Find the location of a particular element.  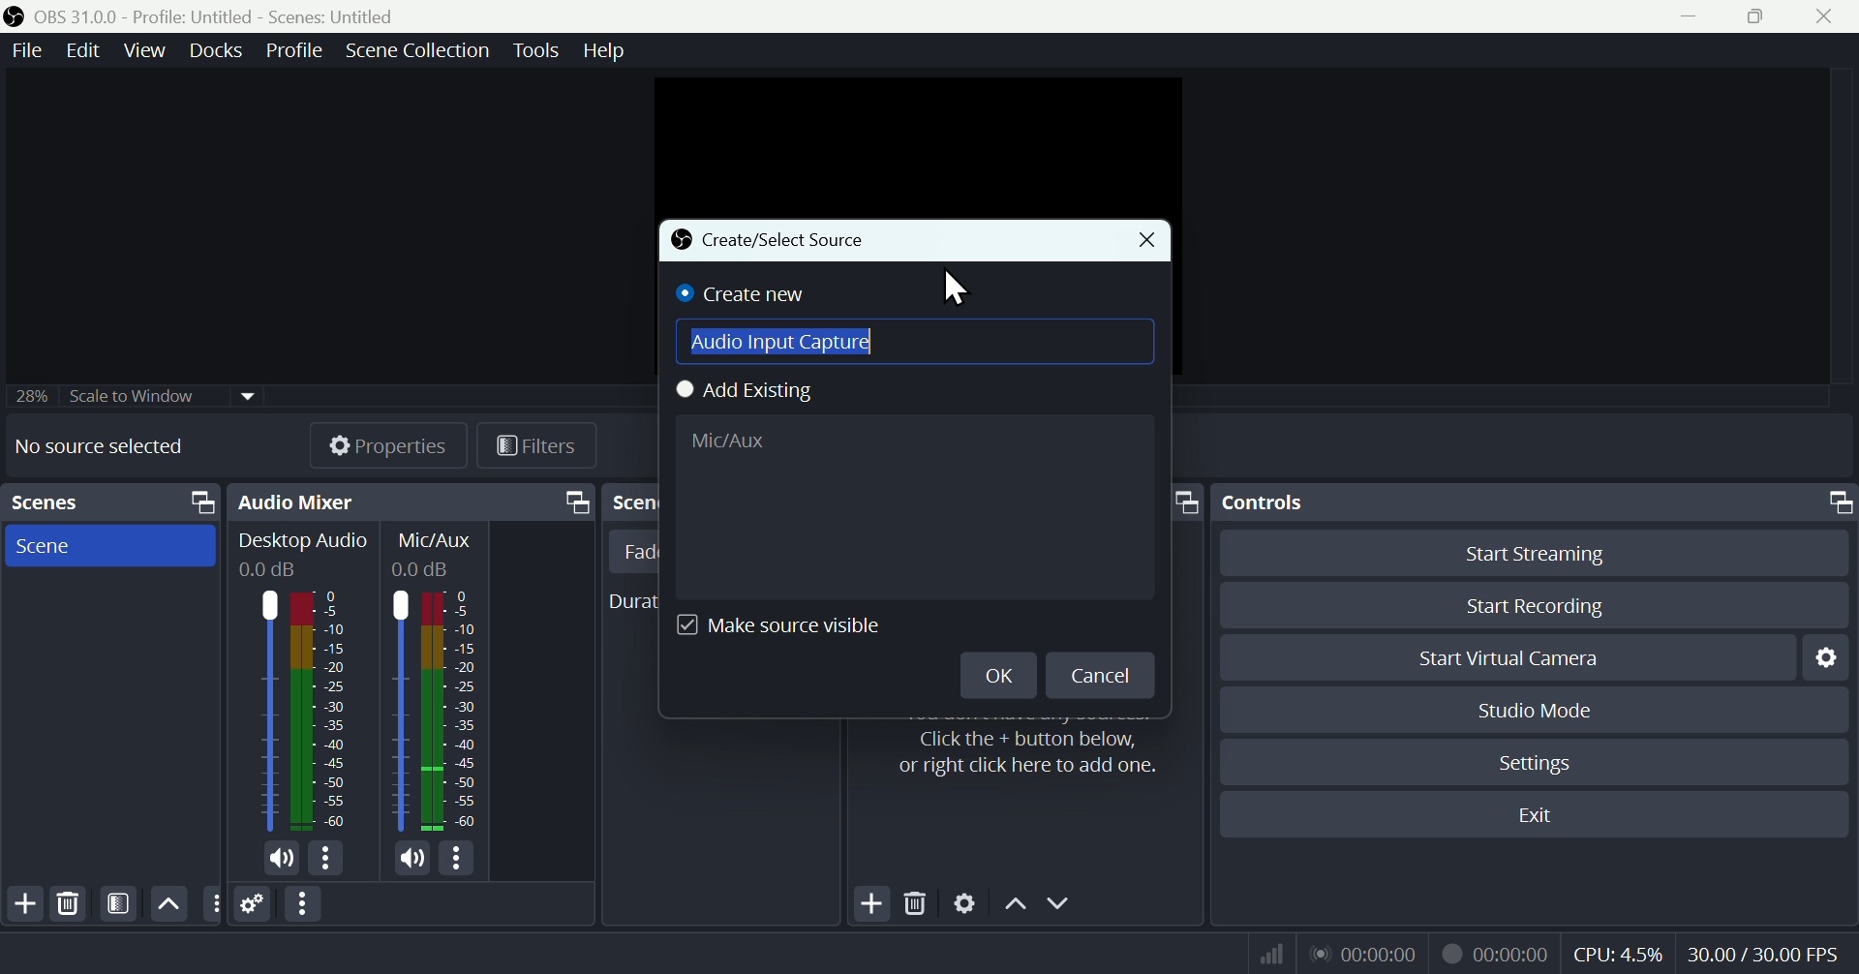

Mic/Aux is located at coordinates (399, 711).